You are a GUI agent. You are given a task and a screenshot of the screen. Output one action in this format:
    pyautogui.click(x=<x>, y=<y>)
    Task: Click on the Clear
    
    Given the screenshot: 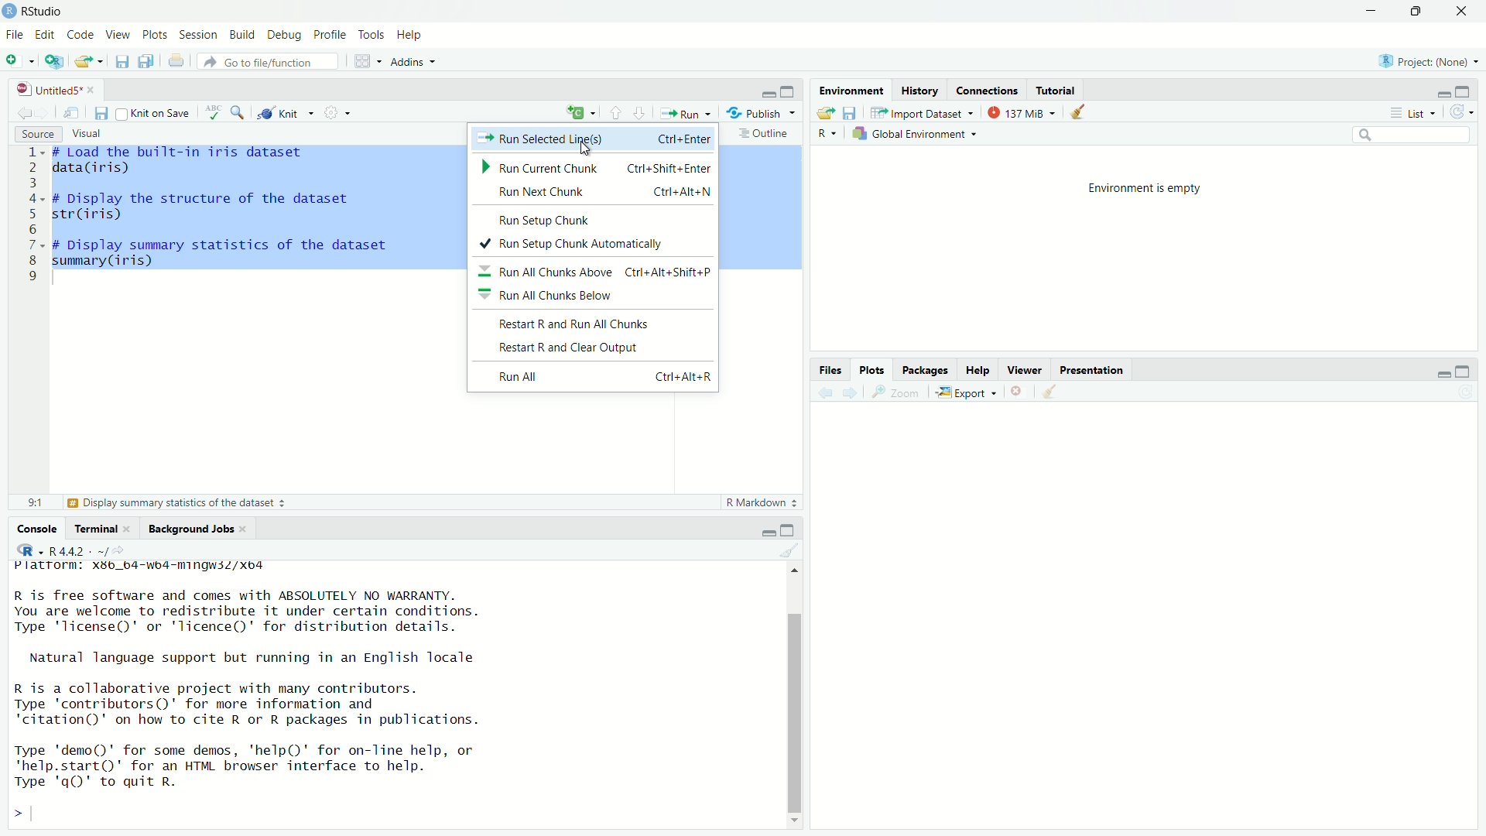 What is the action you would take?
    pyautogui.click(x=1052, y=391)
    